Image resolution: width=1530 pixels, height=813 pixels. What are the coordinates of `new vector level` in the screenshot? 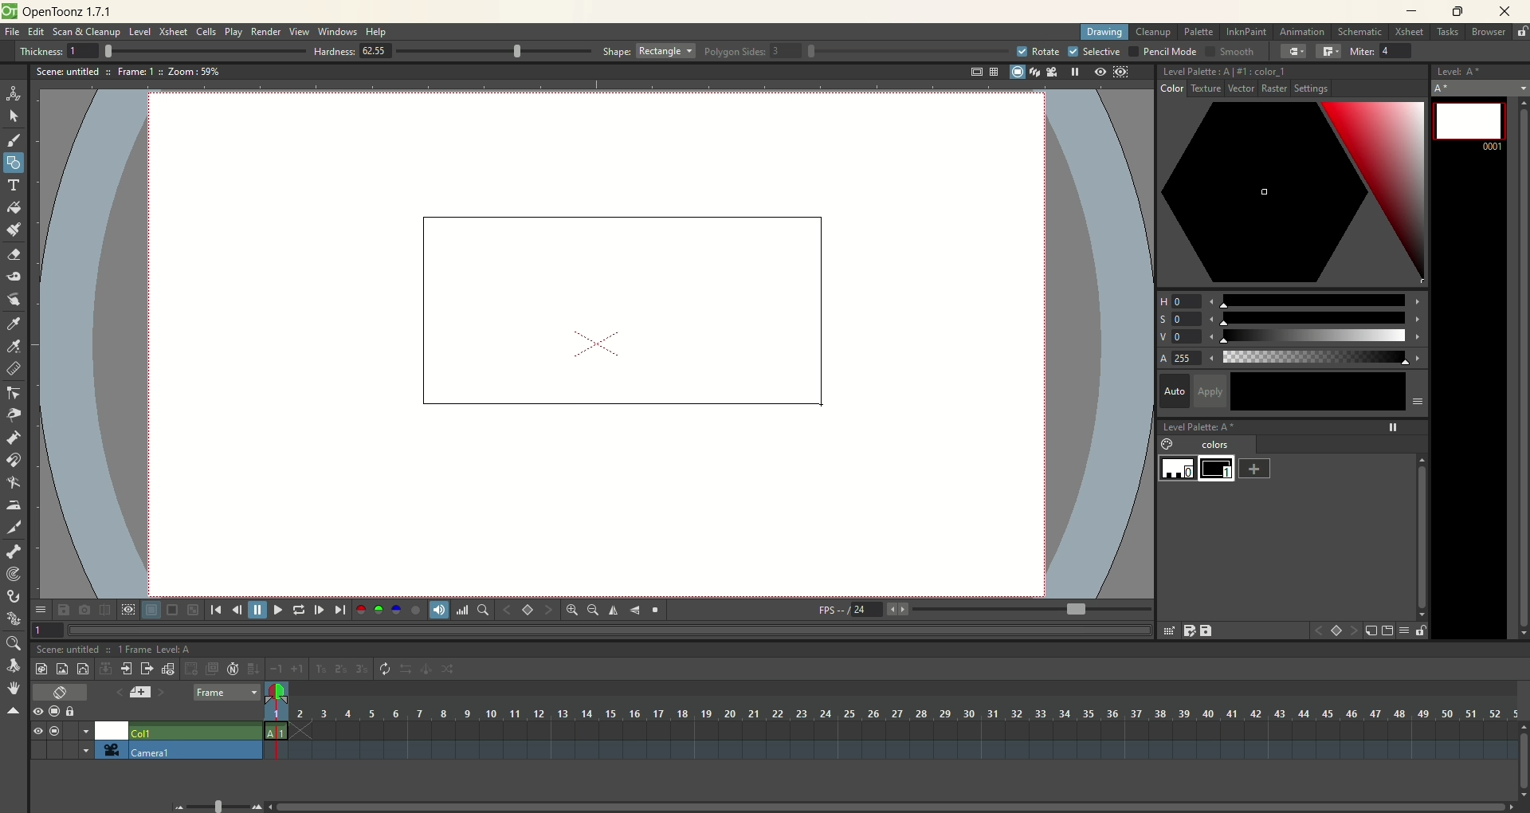 It's located at (83, 669).